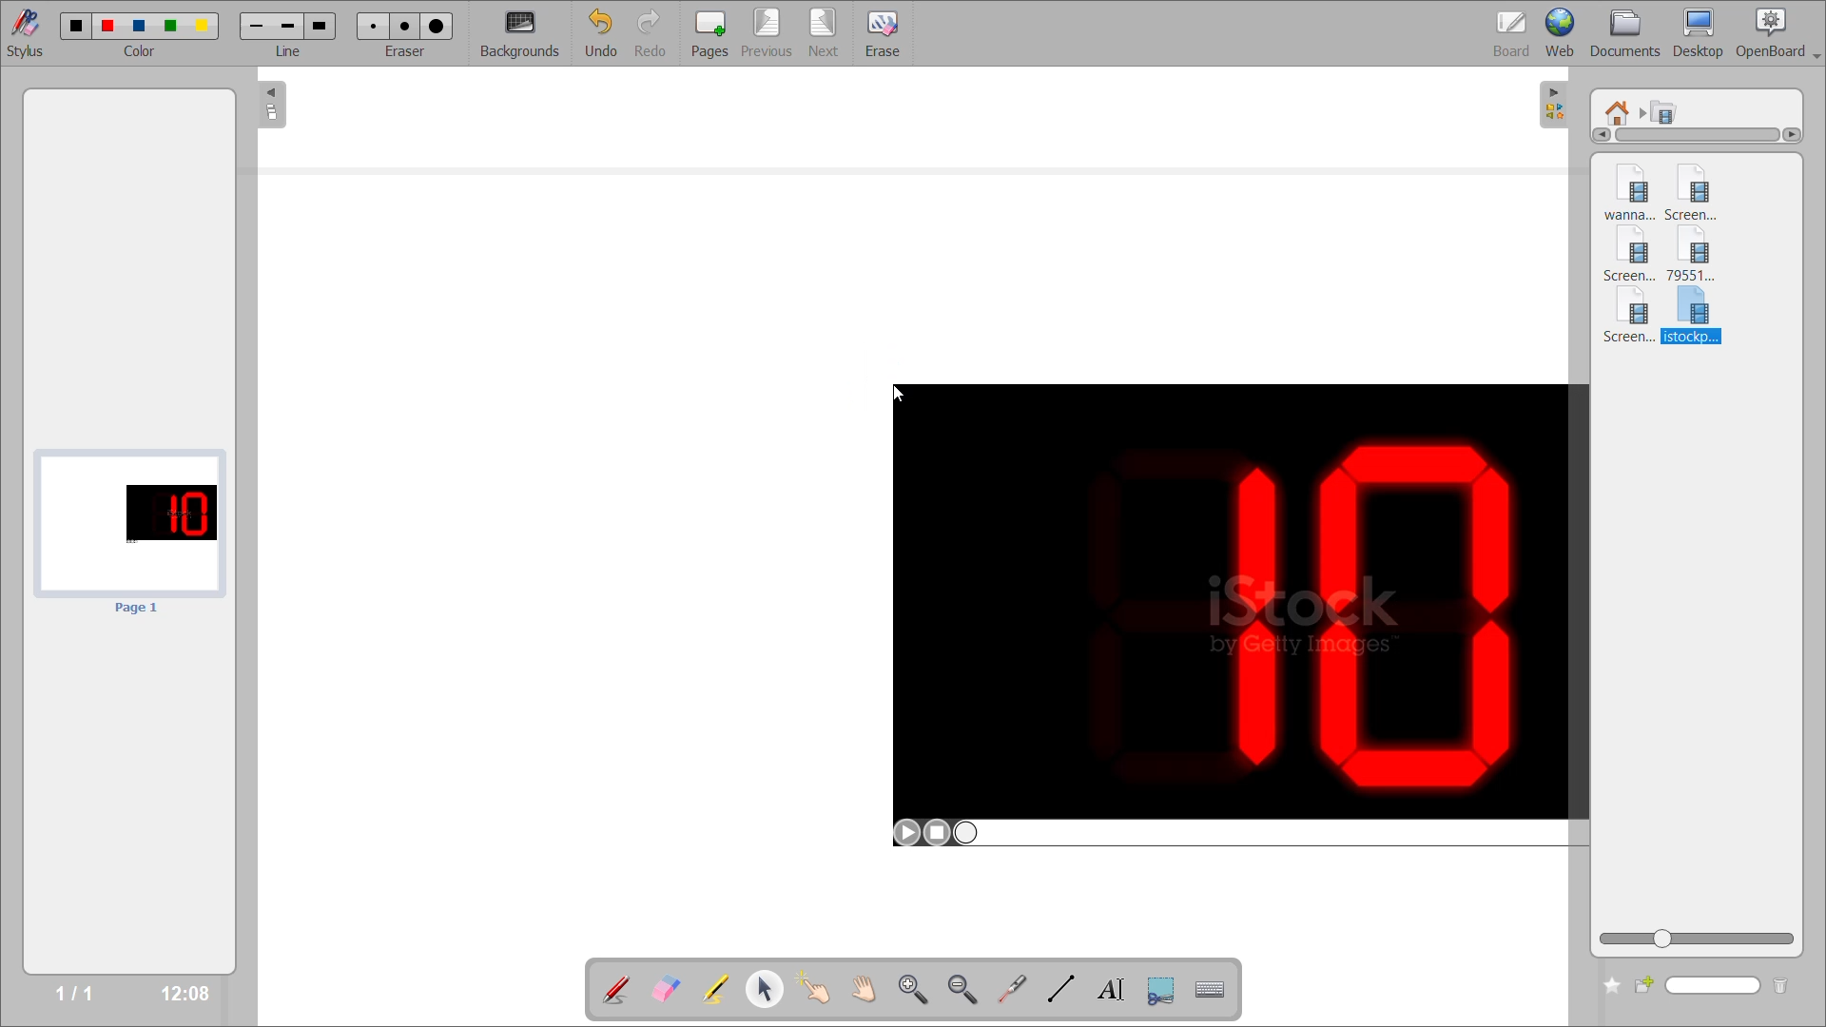 The image size is (1826, 1027). I want to click on board, so click(1505, 29).